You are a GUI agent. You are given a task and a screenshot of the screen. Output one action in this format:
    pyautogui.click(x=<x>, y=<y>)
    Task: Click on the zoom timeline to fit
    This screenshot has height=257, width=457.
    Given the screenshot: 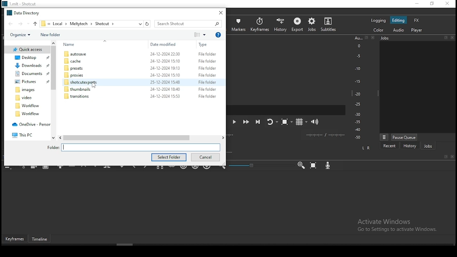 What is the action you would take?
    pyautogui.click(x=314, y=165)
    